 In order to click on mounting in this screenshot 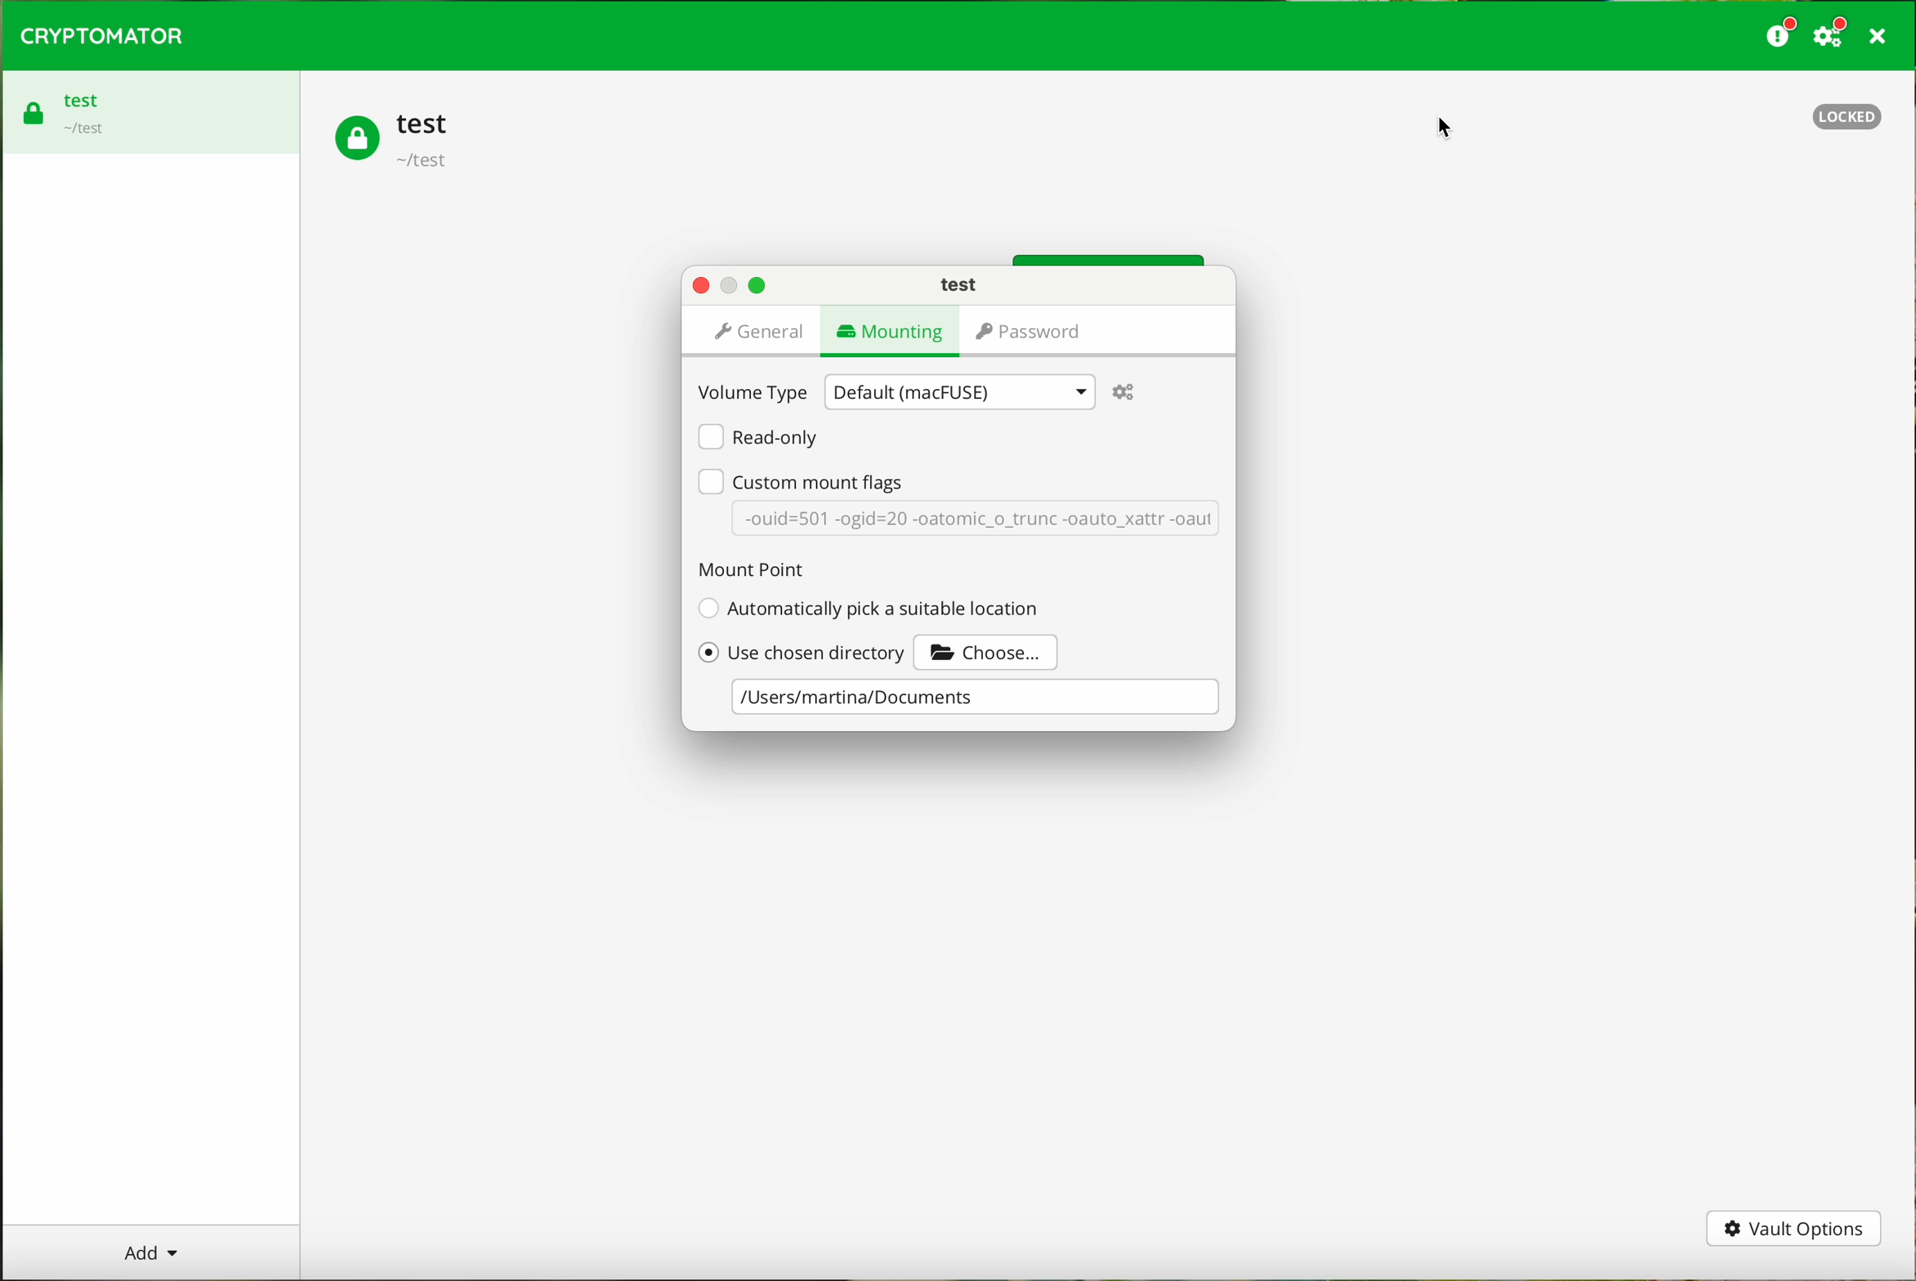, I will do `click(886, 335)`.